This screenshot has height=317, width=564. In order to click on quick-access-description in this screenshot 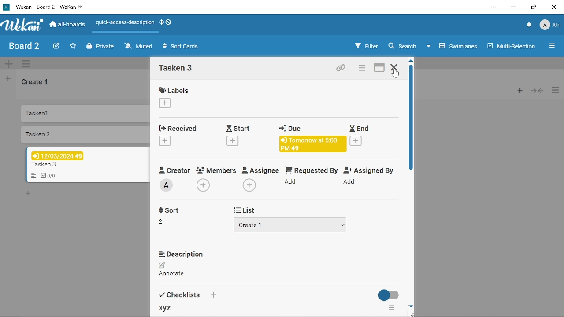, I will do `click(134, 23)`.